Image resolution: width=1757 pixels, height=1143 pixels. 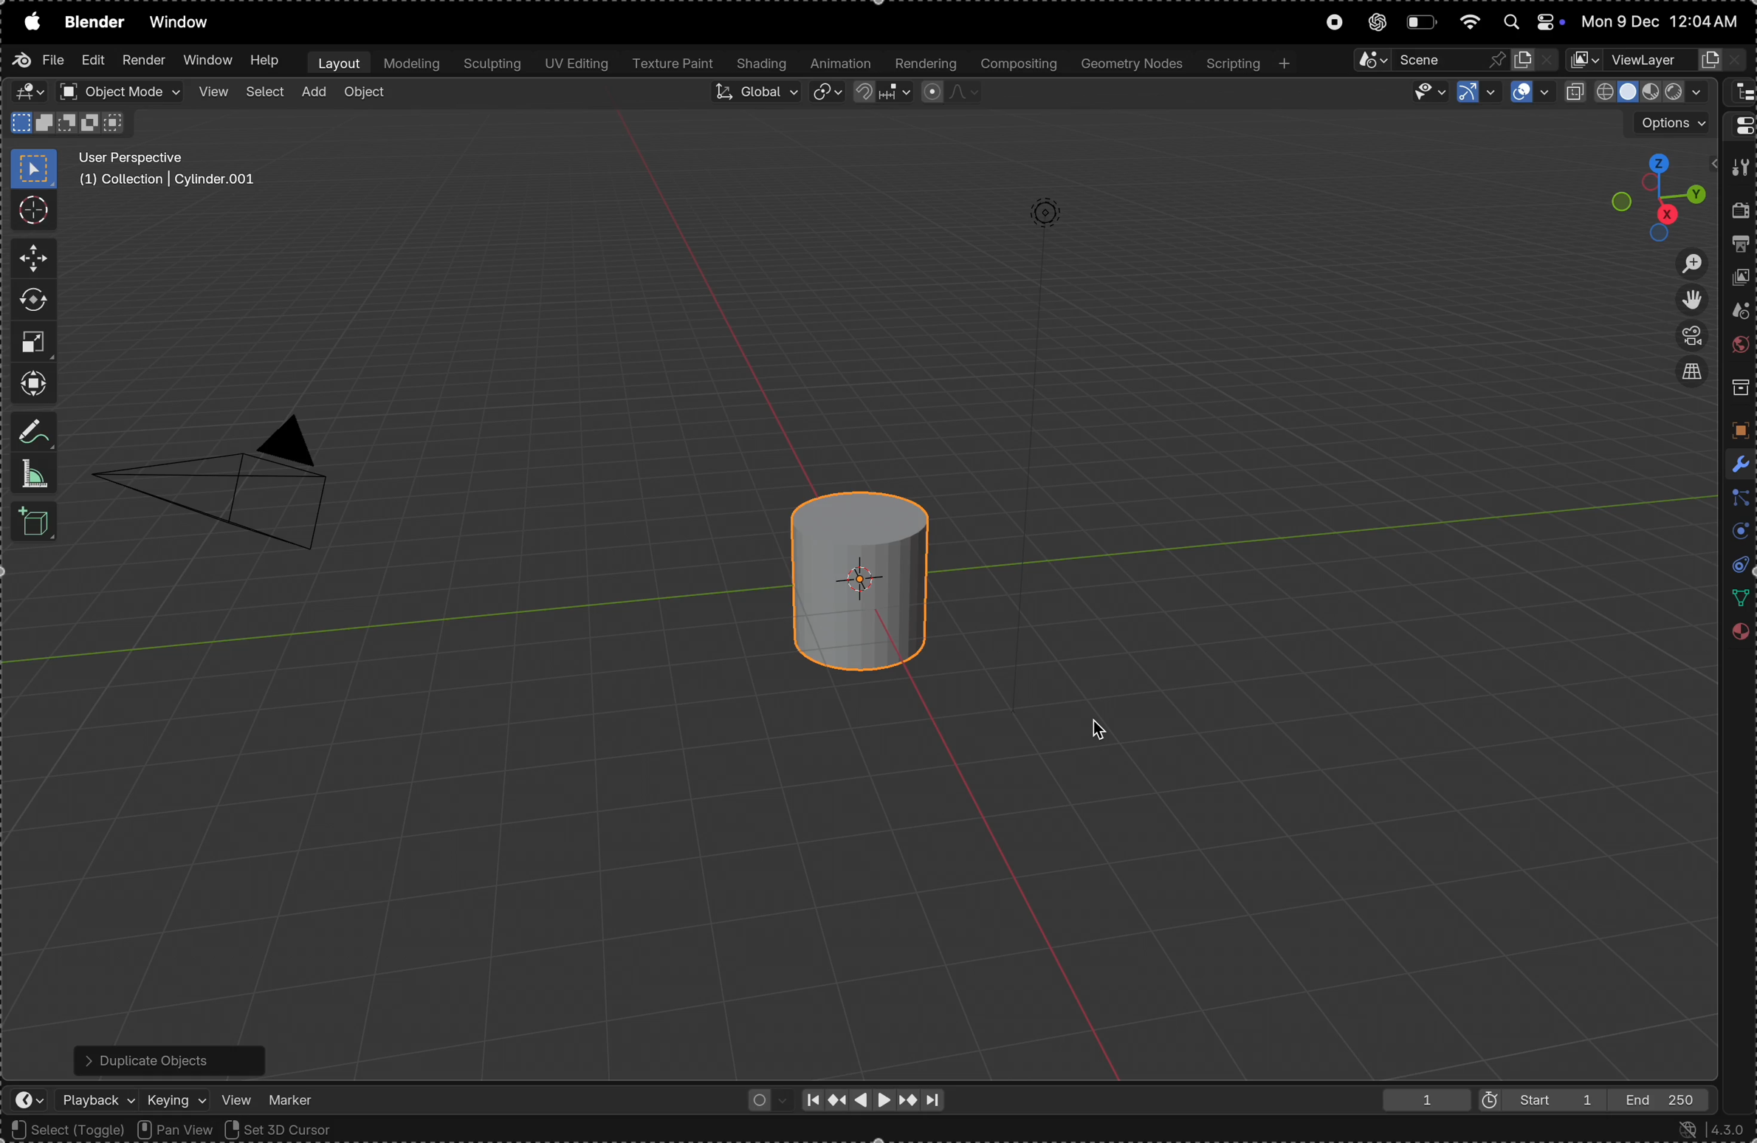 What do you see at coordinates (177, 1096) in the screenshot?
I see `keying` at bounding box center [177, 1096].